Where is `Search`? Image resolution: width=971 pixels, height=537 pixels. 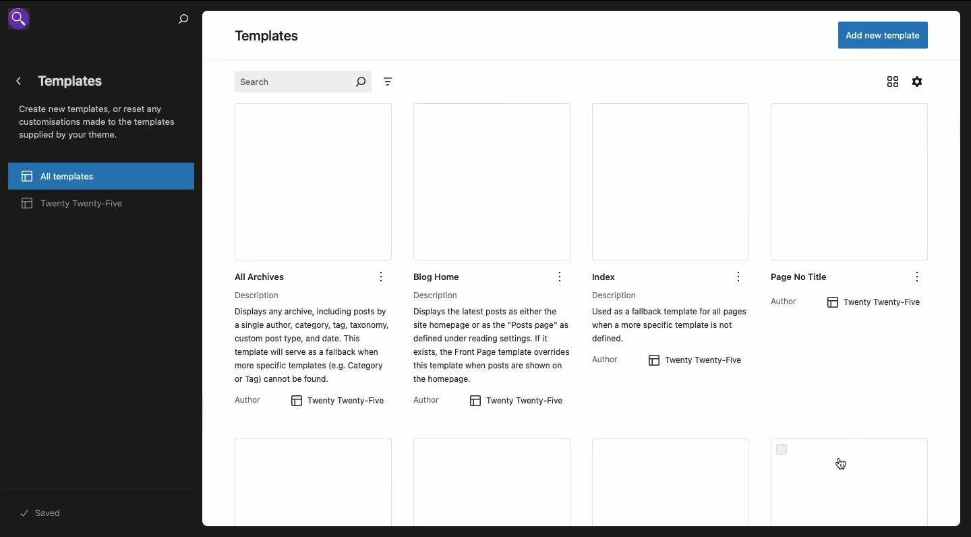
Search is located at coordinates (302, 83).